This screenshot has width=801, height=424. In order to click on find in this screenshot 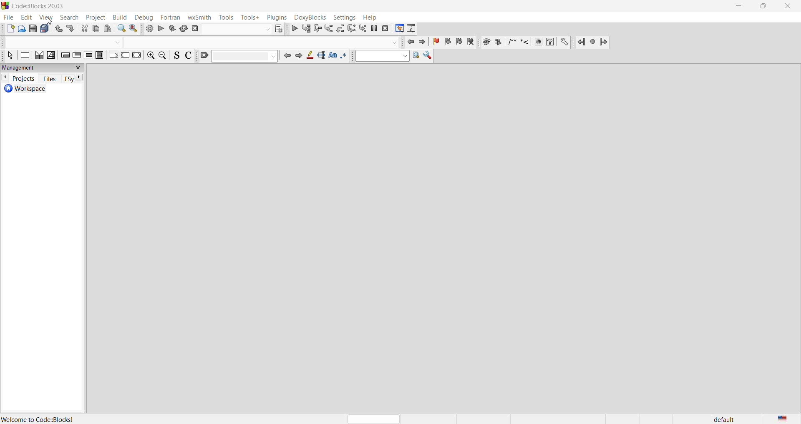, I will do `click(121, 28)`.